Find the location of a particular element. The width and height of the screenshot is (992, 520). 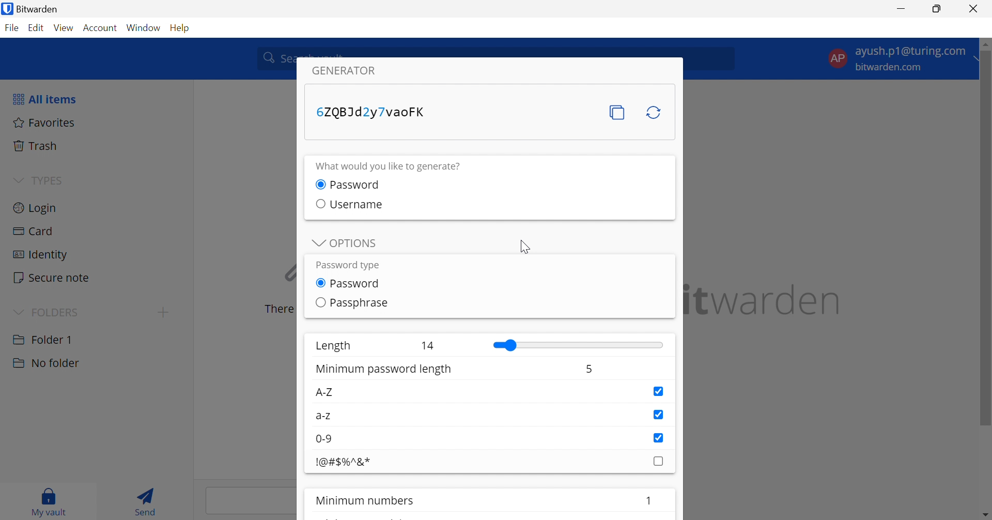

Checkbox is located at coordinates (319, 303).